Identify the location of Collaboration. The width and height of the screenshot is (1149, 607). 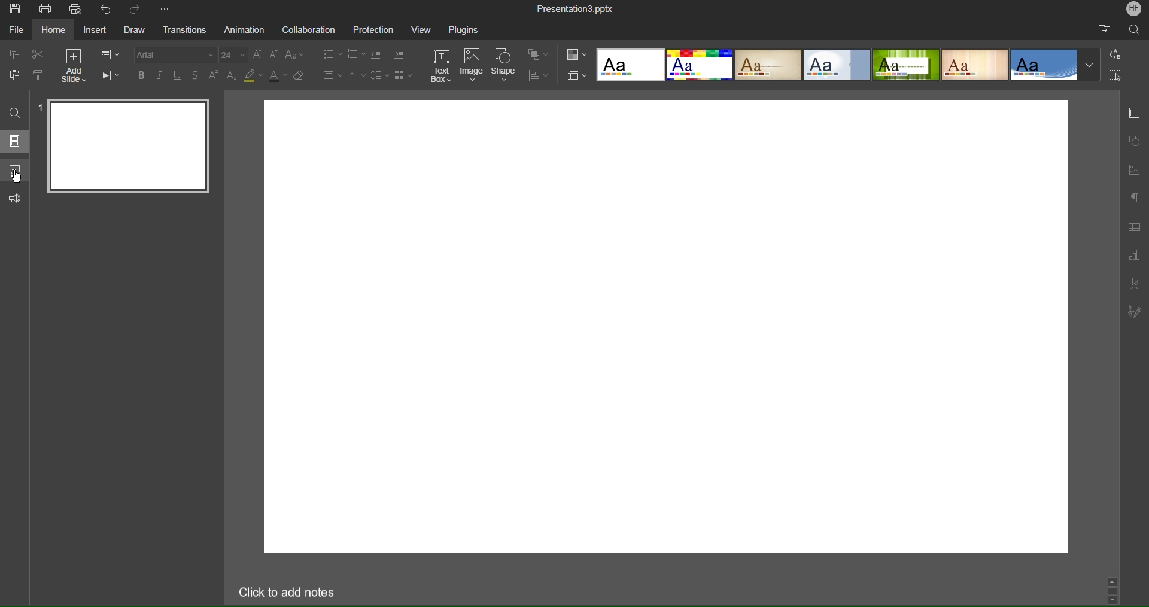
(308, 31).